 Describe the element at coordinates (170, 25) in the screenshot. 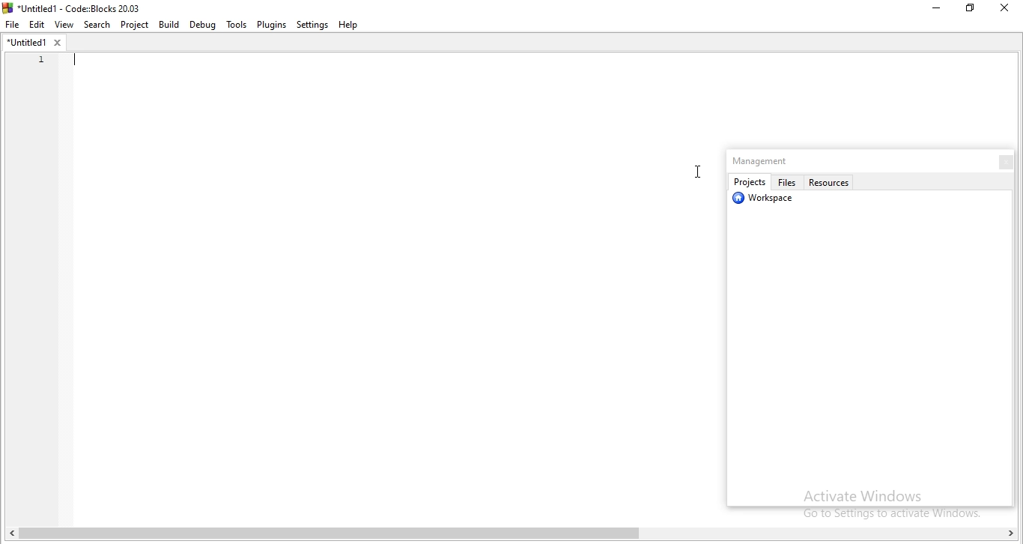

I see `Build ` at that location.